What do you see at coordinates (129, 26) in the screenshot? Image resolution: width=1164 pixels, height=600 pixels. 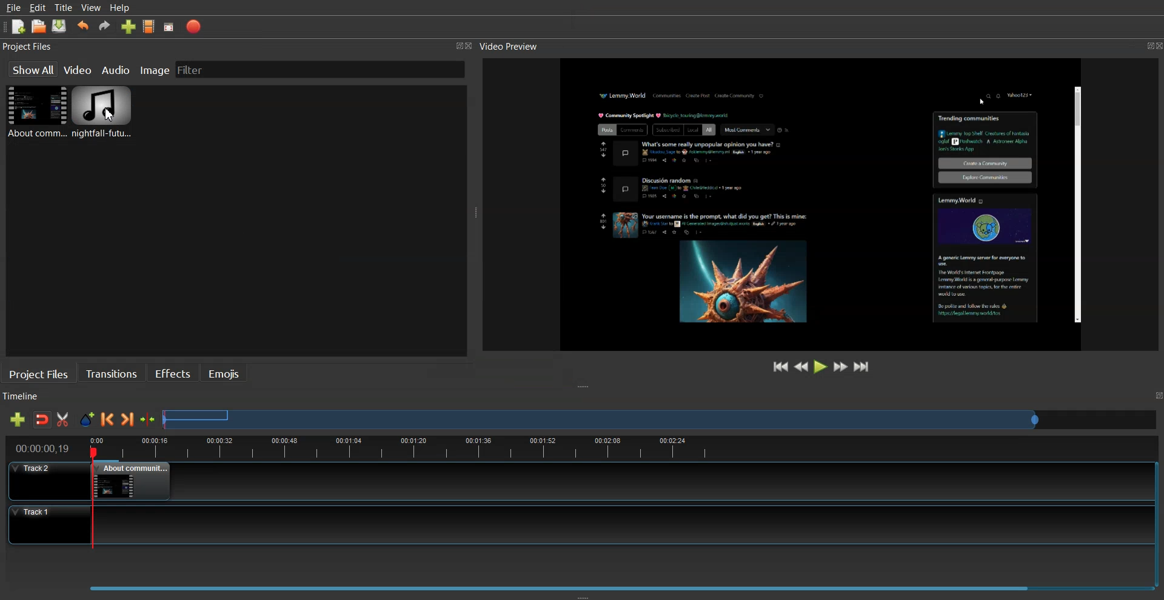 I see `Import file` at bounding box center [129, 26].